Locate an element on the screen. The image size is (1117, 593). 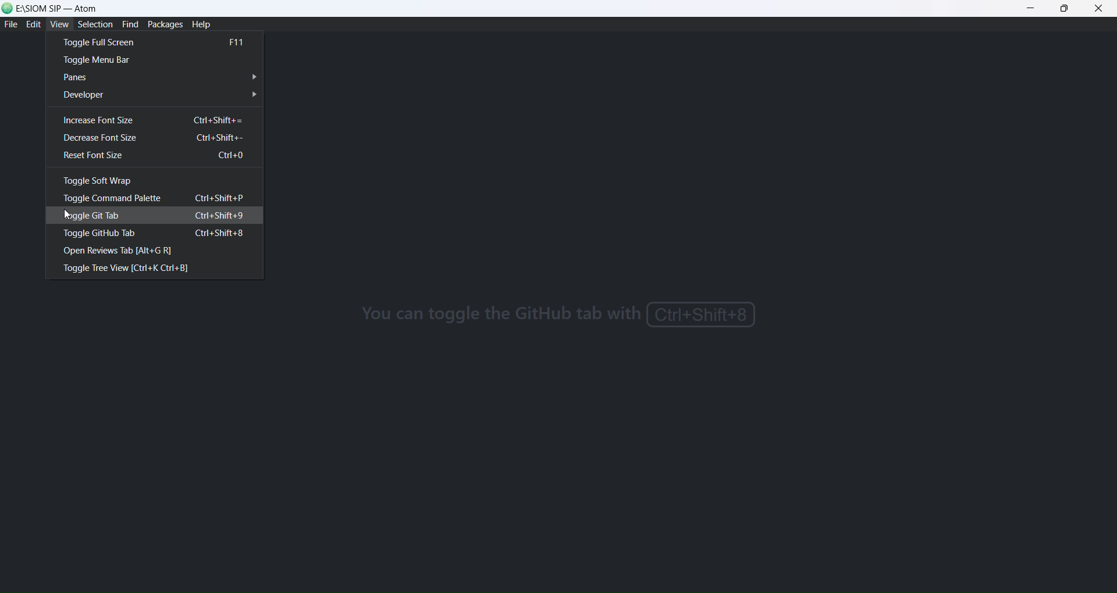
toggle tree view is located at coordinates (127, 267).